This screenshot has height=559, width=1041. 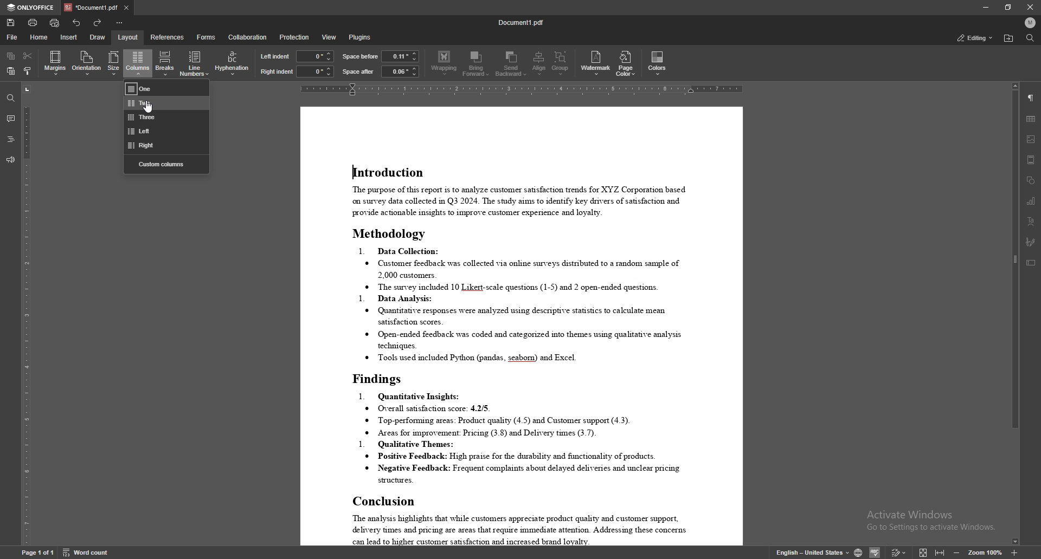 What do you see at coordinates (138, 62) in the screenshot?
I see `columns` at bounding box center [138, 62].